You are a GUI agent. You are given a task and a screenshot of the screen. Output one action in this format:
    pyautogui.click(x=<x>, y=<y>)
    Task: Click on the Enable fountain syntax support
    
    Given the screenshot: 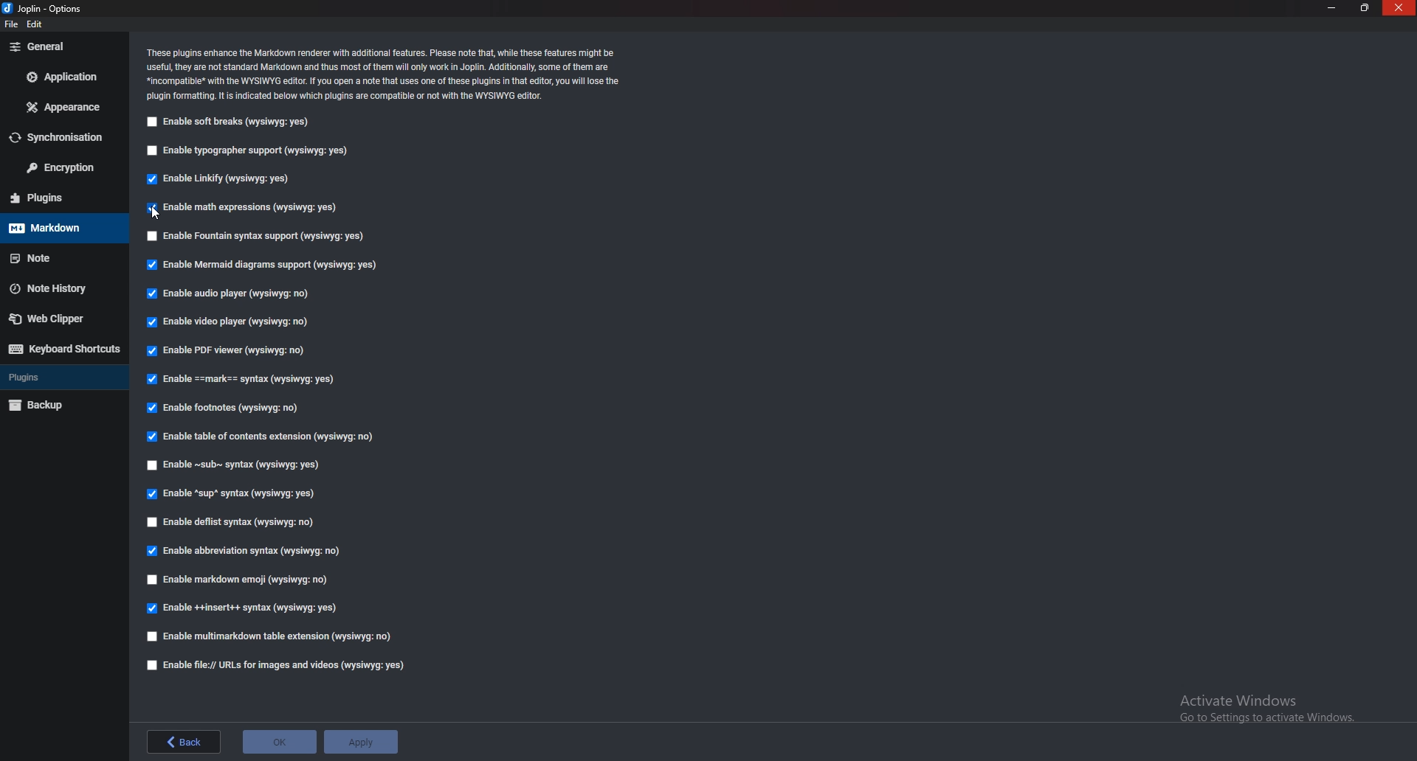 What is the action you would take?
    pyautogui.click(x=264, y=236)
    